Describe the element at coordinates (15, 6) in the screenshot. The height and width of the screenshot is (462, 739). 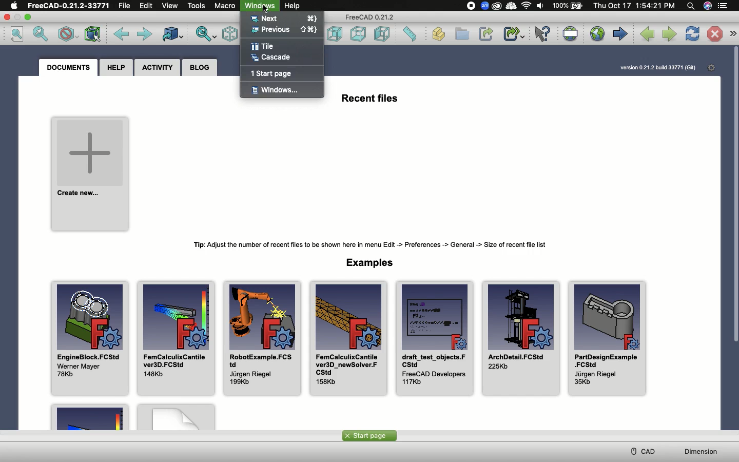
I see `Apple logo` at that location.